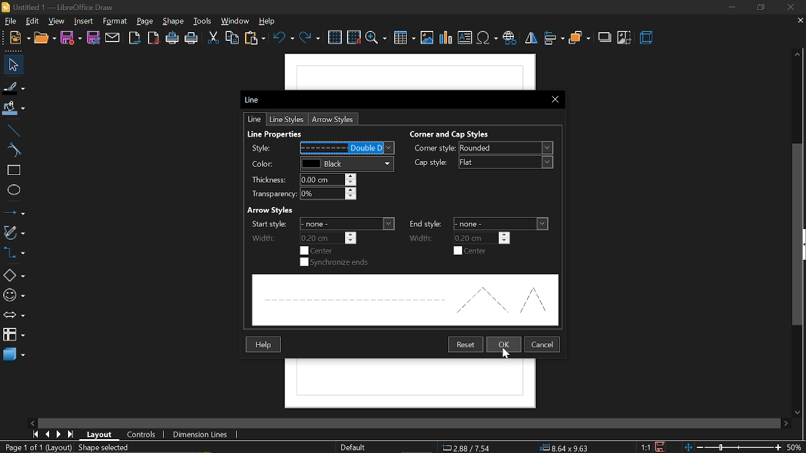  Describe the element at coordinates (732, 8) in the screenshot. I see `minimize` at that location.